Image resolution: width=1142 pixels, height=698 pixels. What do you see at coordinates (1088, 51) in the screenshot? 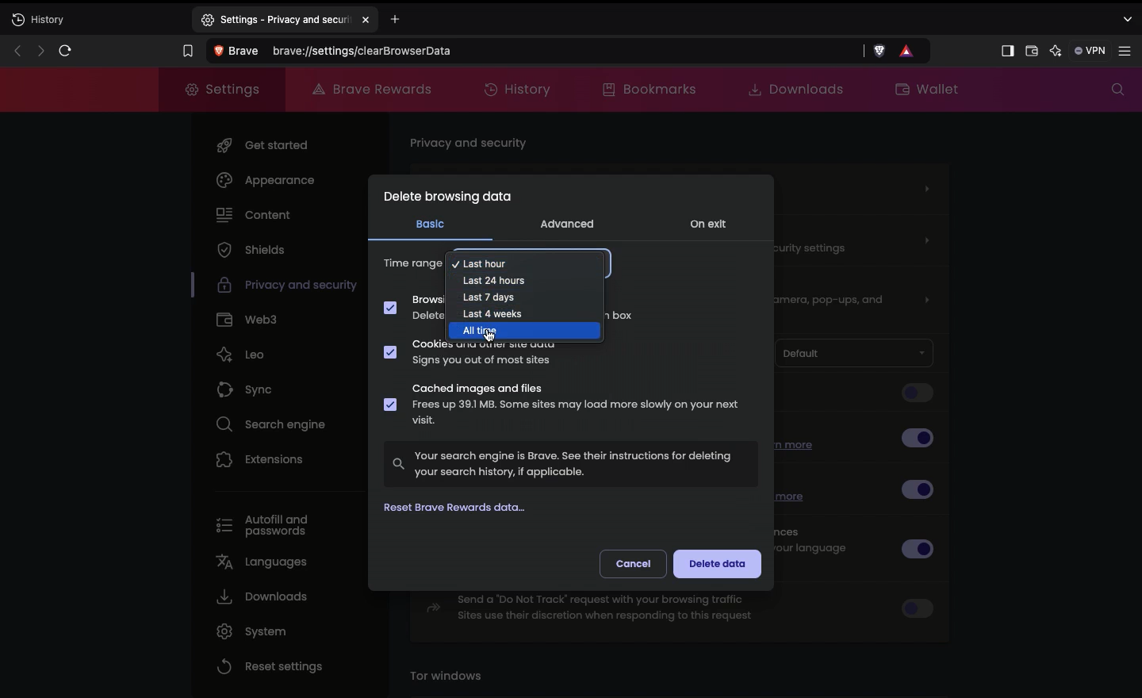
I see `VPN` at bounding box center [1088, 51].